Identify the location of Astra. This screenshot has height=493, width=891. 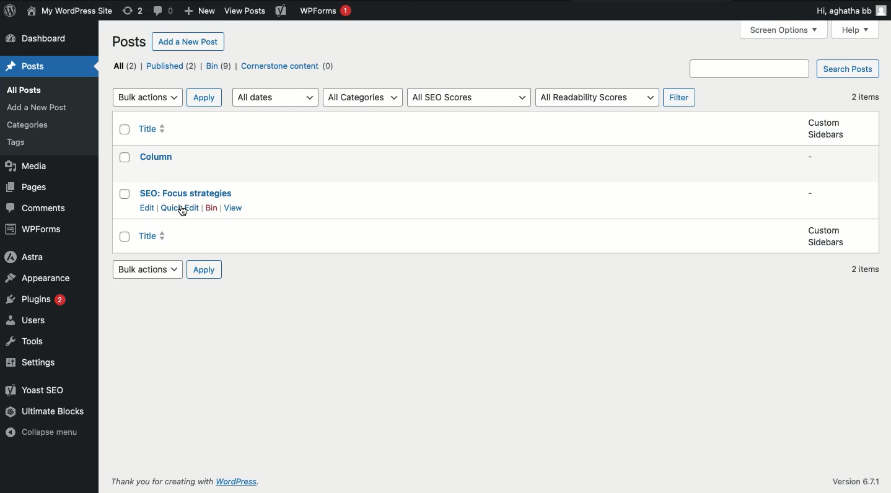
(24, 256).